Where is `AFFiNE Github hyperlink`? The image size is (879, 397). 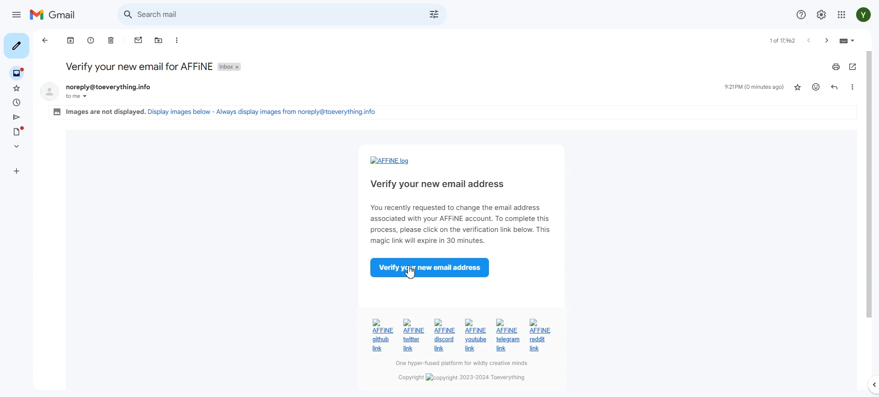
AFFiNE Github hyperlink is located at coordinates (381, 335).